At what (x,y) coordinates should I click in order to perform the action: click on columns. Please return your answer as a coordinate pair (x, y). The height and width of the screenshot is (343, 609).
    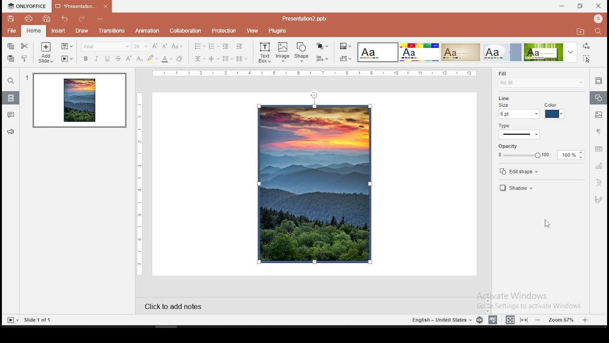
    Looking at the image, I should click on (242, 59).